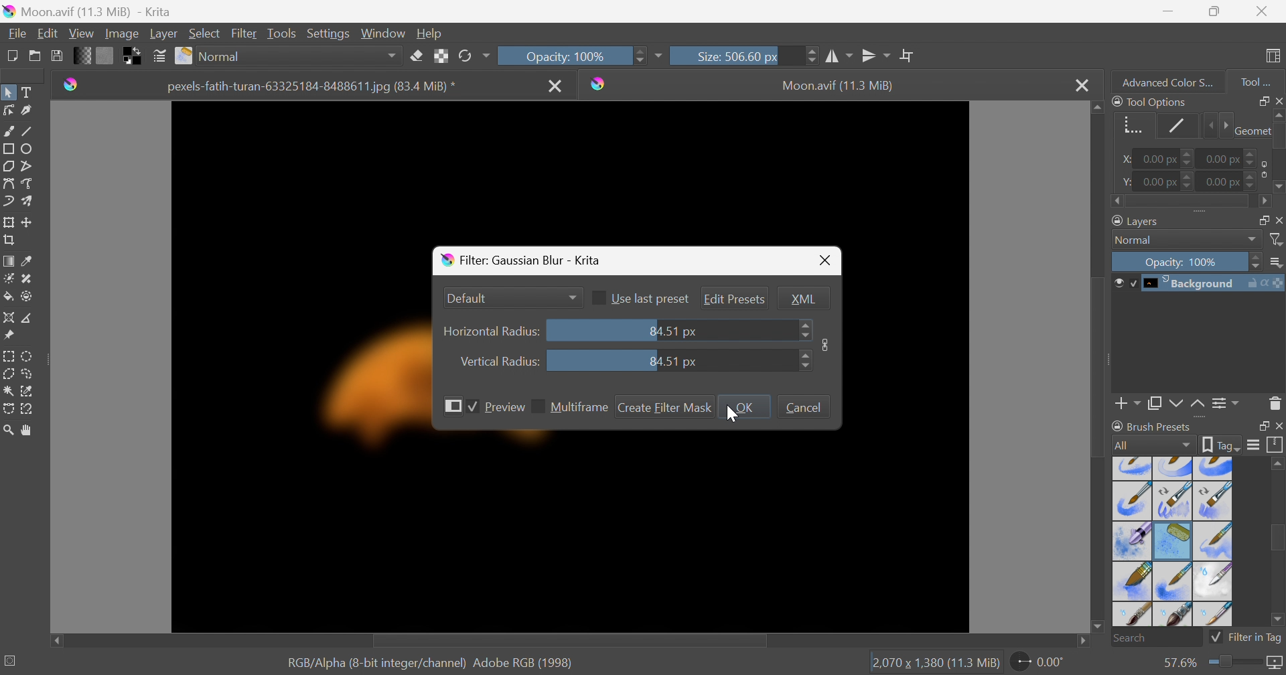 Image resolution: width=1286 pixels, height=675 pixels. I want to click on Scroll bar, so click(567, 642).